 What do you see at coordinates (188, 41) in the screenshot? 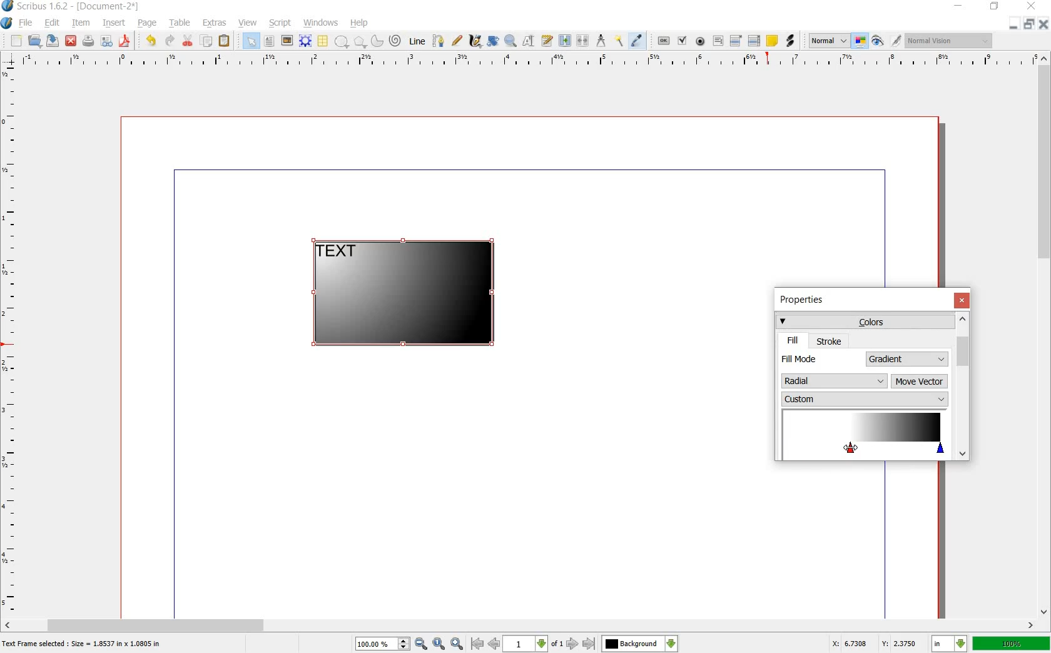
I see `cut` at bounding box center [188, 41].